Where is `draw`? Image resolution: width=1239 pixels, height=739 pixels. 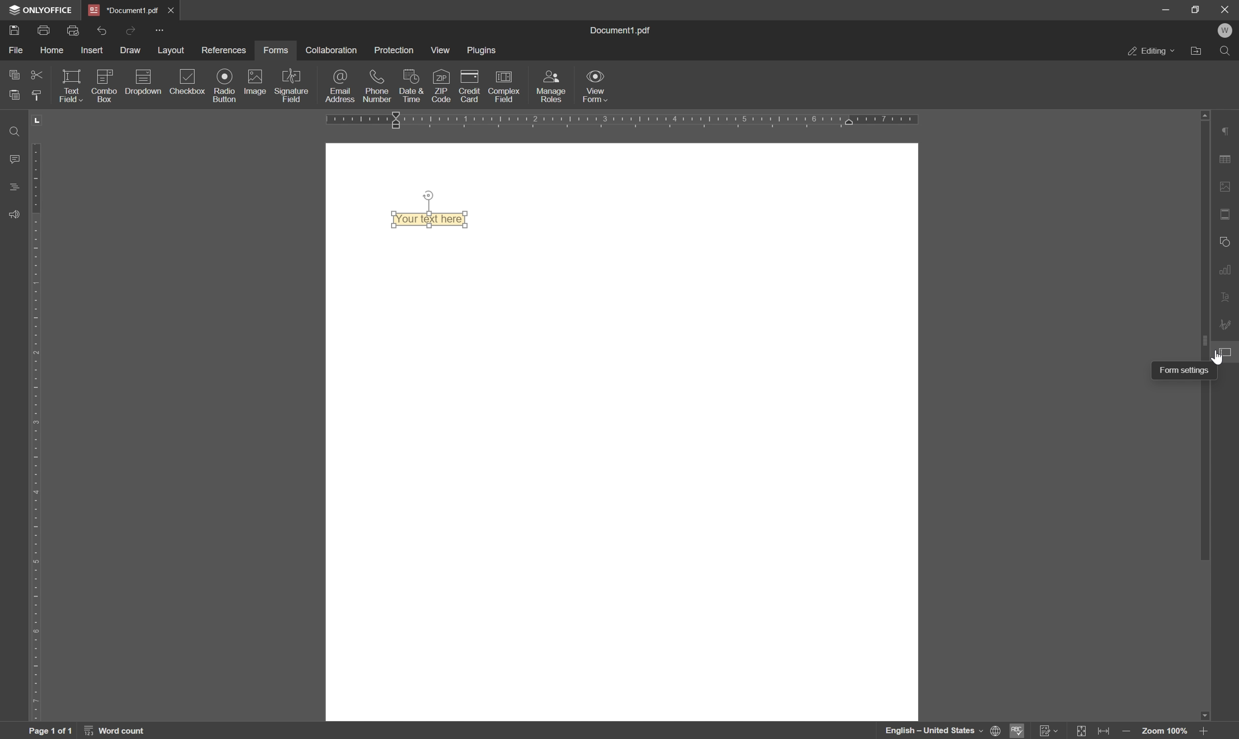 draw is located at coordinates (131, 52).